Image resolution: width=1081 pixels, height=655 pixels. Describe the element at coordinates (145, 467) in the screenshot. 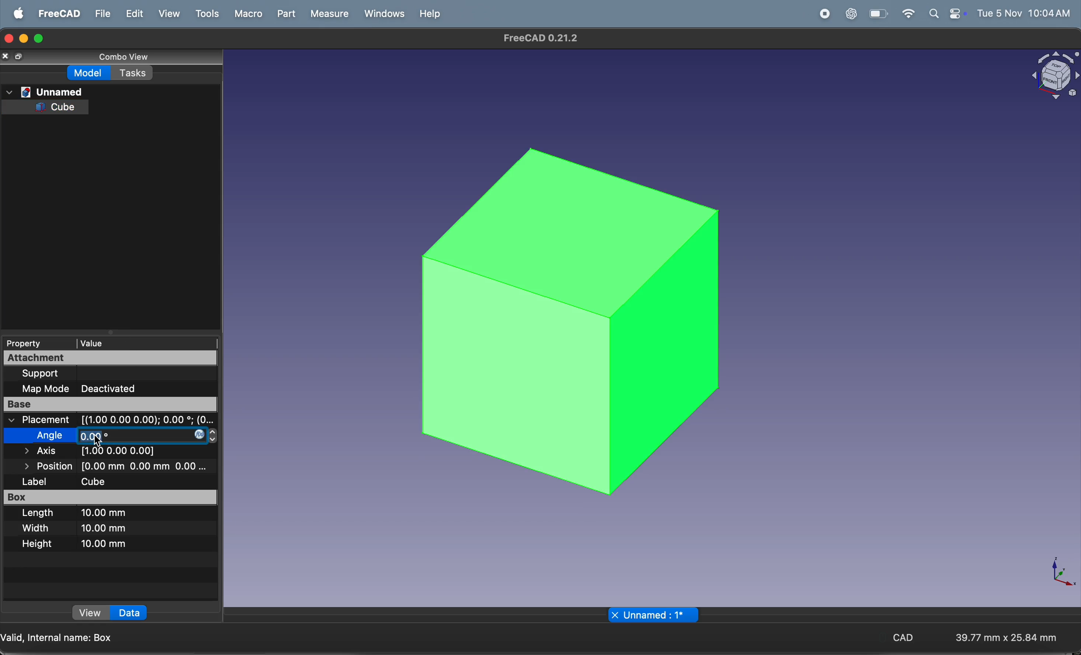

I see `distance` at that location.